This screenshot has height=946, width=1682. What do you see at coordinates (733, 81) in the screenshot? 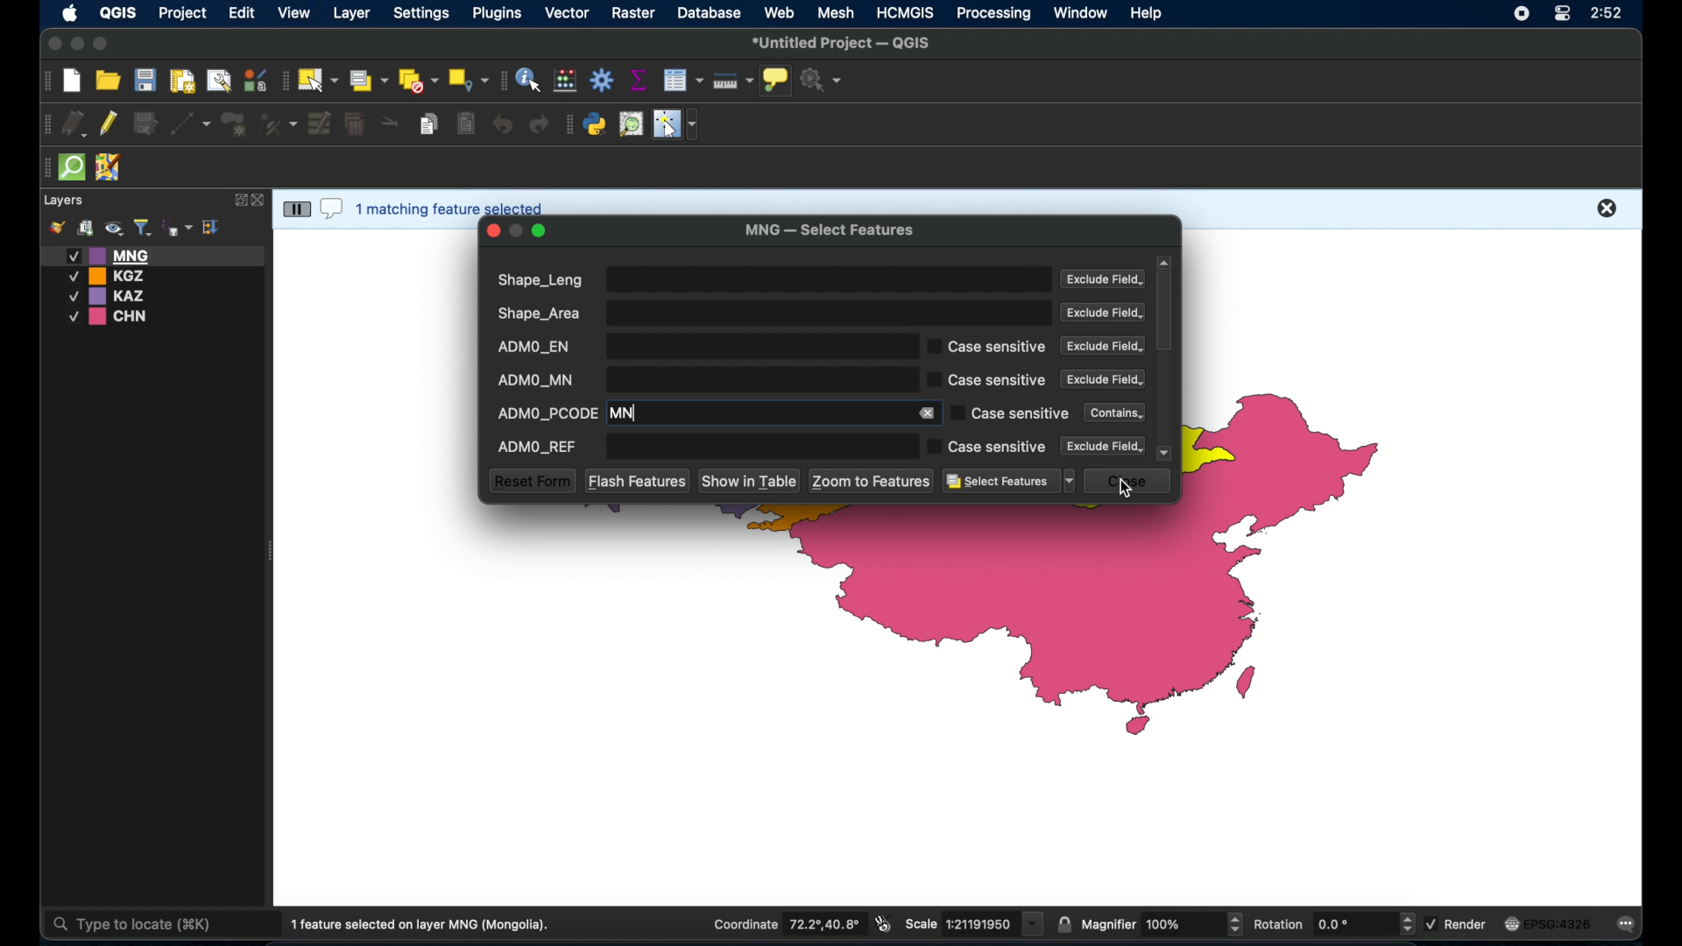
I see `measure line` at bounding box center [733, 81].